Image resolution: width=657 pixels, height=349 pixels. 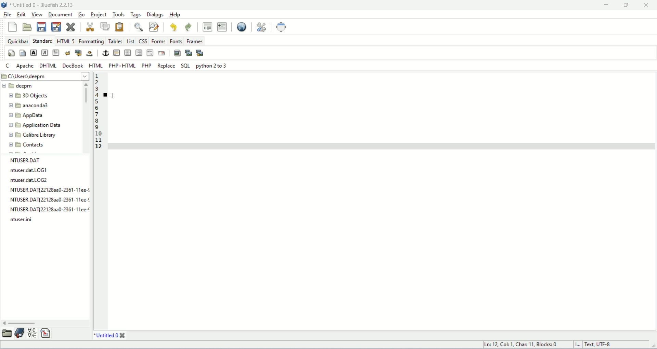 I want to click on edit, so click(x=22, y=14).